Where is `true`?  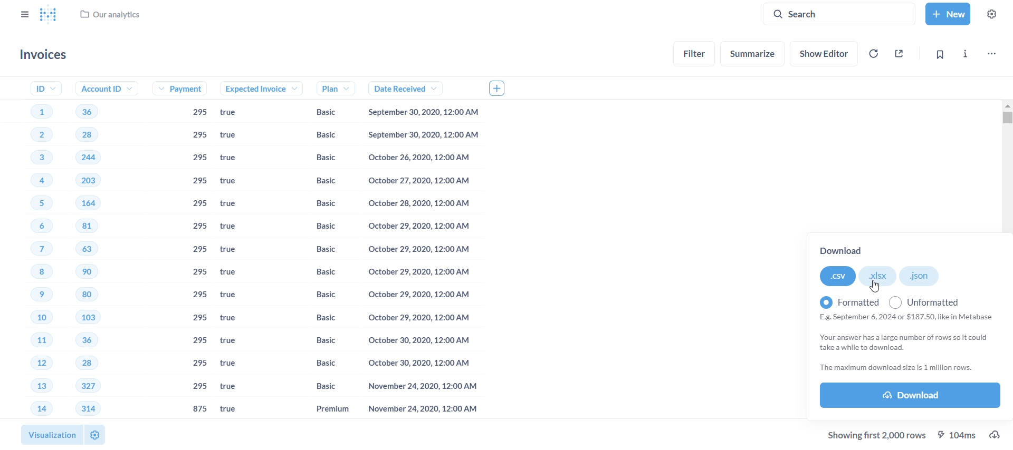
true is located at coordinates (232, 364).